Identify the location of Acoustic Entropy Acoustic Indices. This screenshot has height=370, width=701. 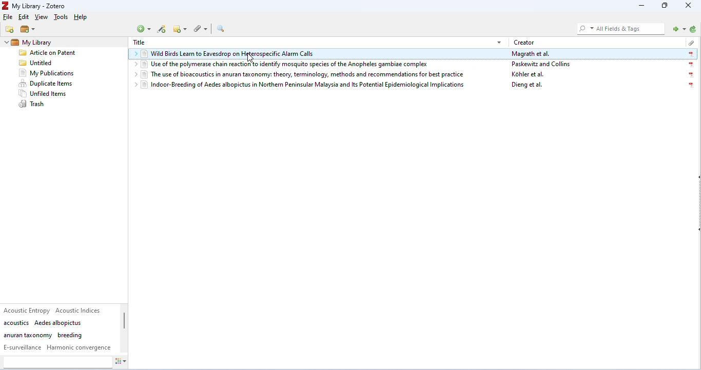
(54, 310).